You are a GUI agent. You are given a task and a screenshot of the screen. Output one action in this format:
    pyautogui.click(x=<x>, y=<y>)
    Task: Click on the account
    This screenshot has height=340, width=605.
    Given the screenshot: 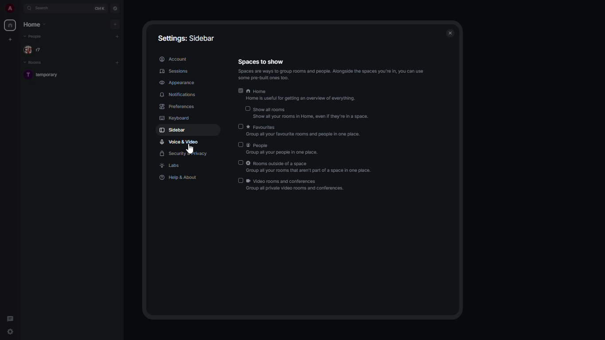 What is the action you would take?
    pyautogui.click(x=174, y=59)
    